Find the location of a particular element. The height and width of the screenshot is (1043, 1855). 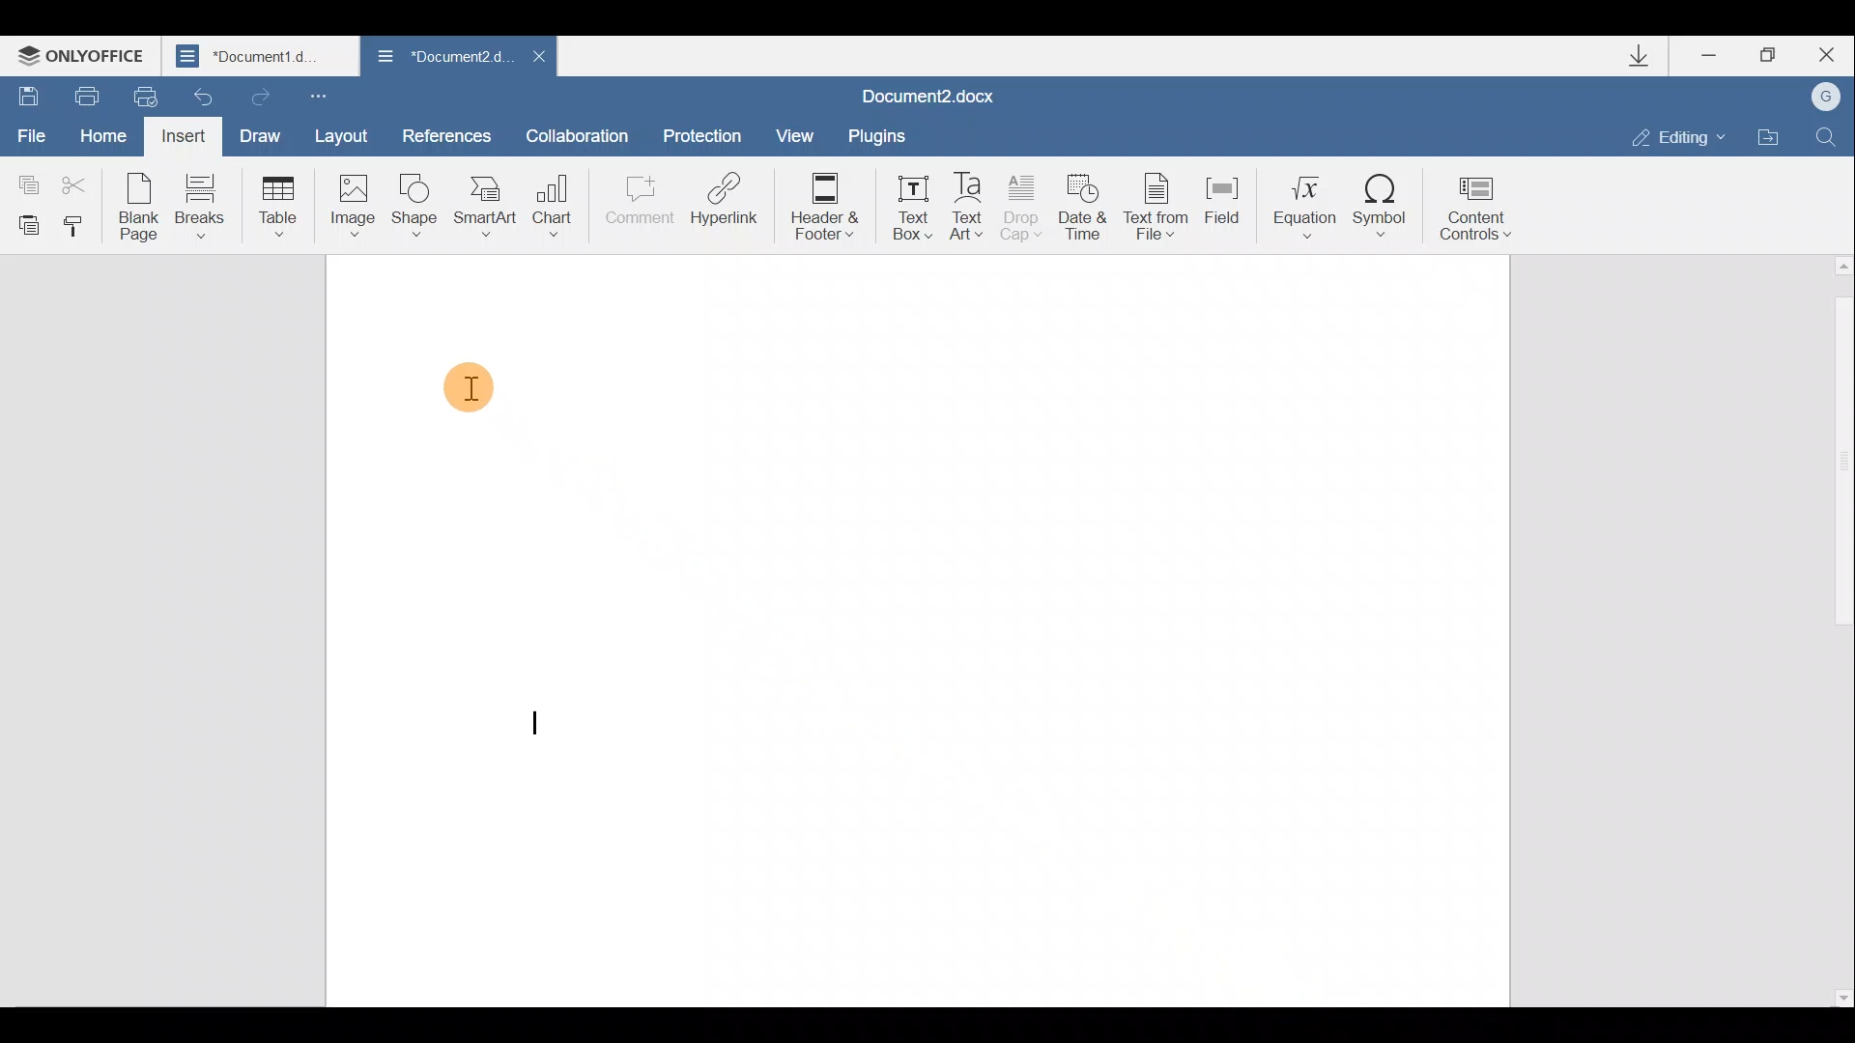

Undo is located at coordinates (198, 97).